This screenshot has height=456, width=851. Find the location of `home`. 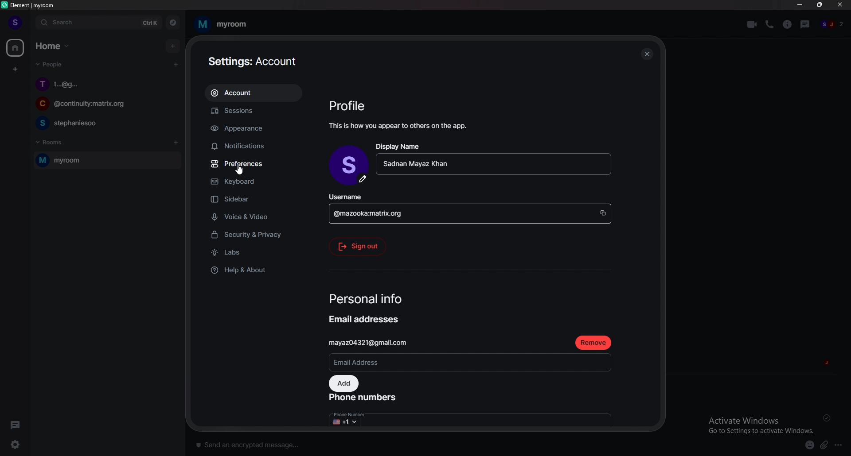

home is located at coordinates (16, 48).